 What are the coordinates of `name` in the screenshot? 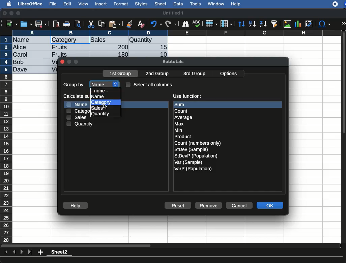 It's located at (105, 83).